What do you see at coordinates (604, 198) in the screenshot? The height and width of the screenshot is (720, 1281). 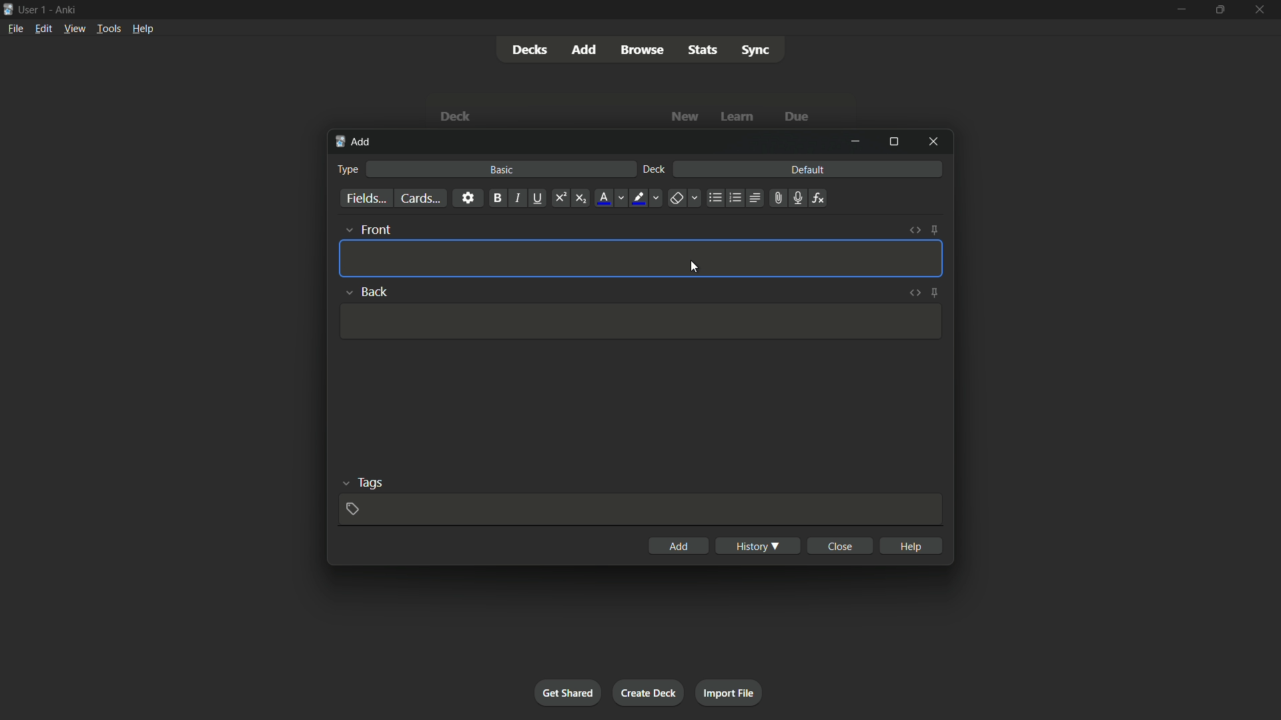 I see `font color` at bounding box center [604, 198].